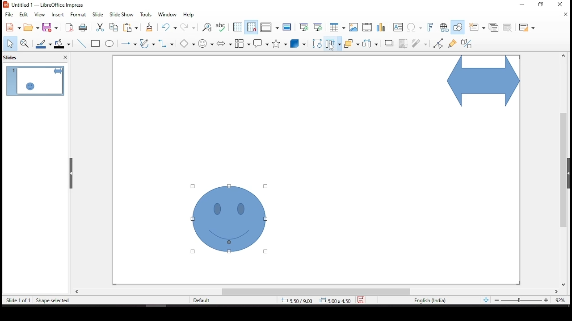 This screenshot has width=572, height=321. Describe the element at coordinates (68, 27) in the screenshot. I see `export as pdf` at that location.